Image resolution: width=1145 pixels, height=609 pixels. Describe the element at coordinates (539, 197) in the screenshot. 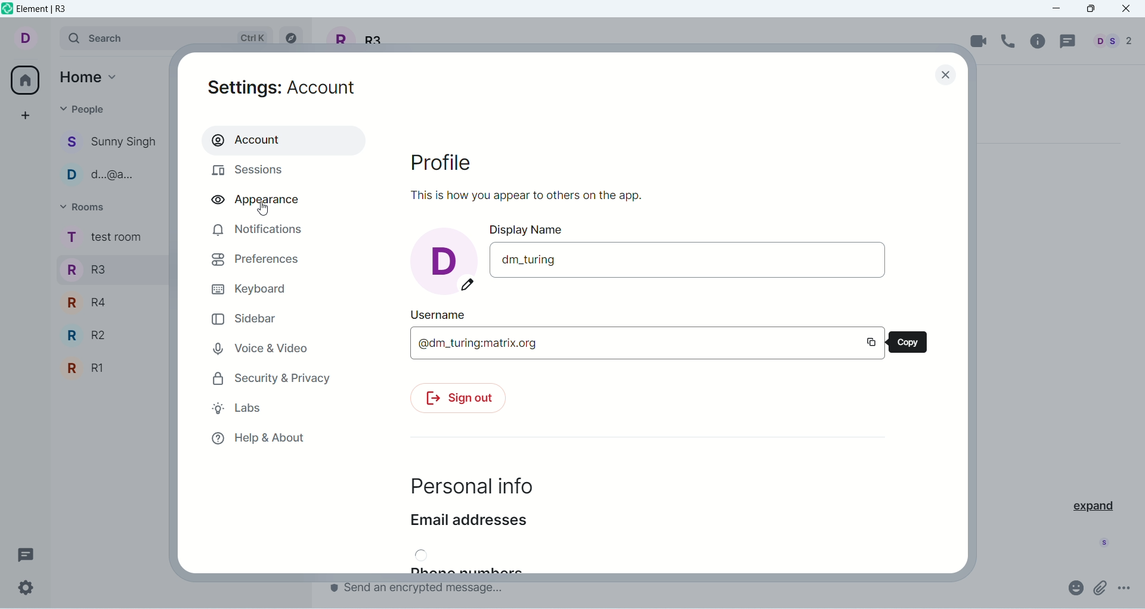

I see `text` at that location.